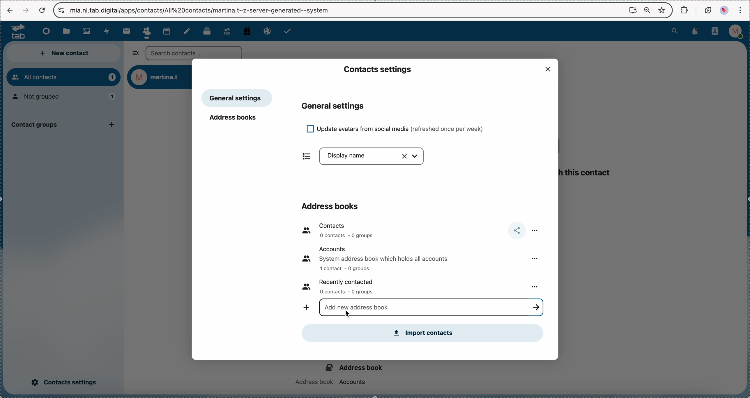 This screenshot has height=398, width=750. Describe the element at coordinates (64, 383) in the screenshot. I see `click on contacts settings` at that location.